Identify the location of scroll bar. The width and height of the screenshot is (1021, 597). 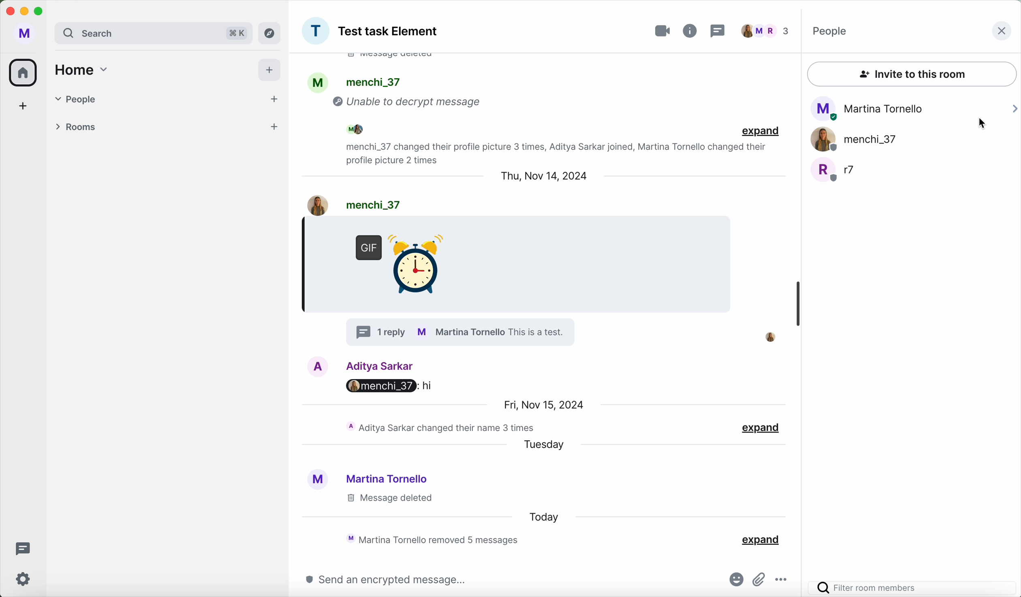
(798, 305).